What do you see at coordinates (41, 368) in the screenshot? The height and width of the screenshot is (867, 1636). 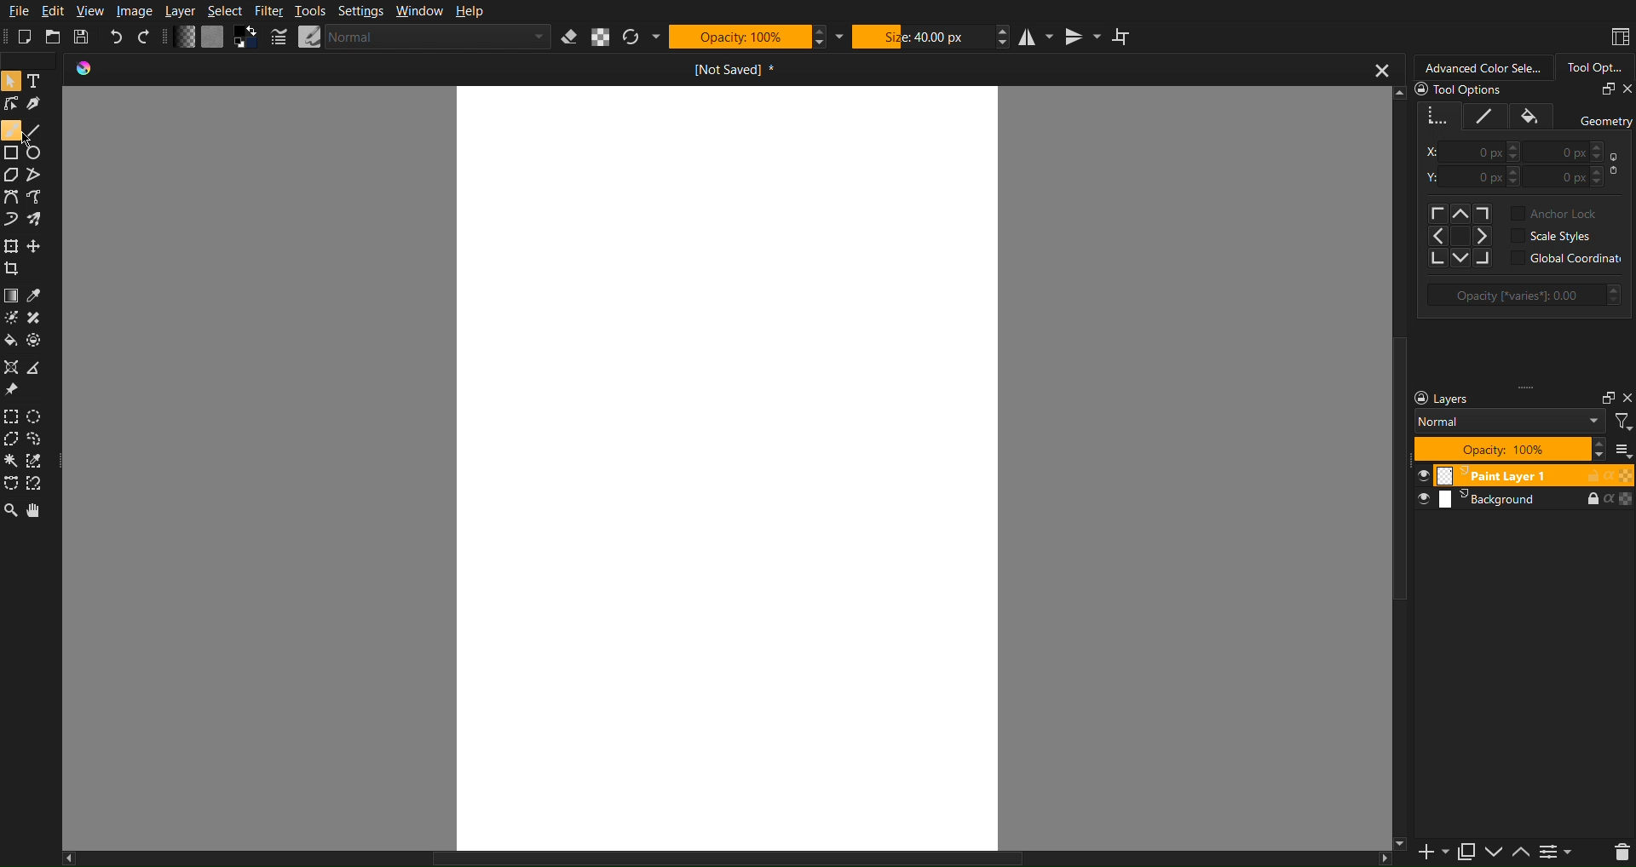 I see `Convert Point` at bounding box center [41, 368].